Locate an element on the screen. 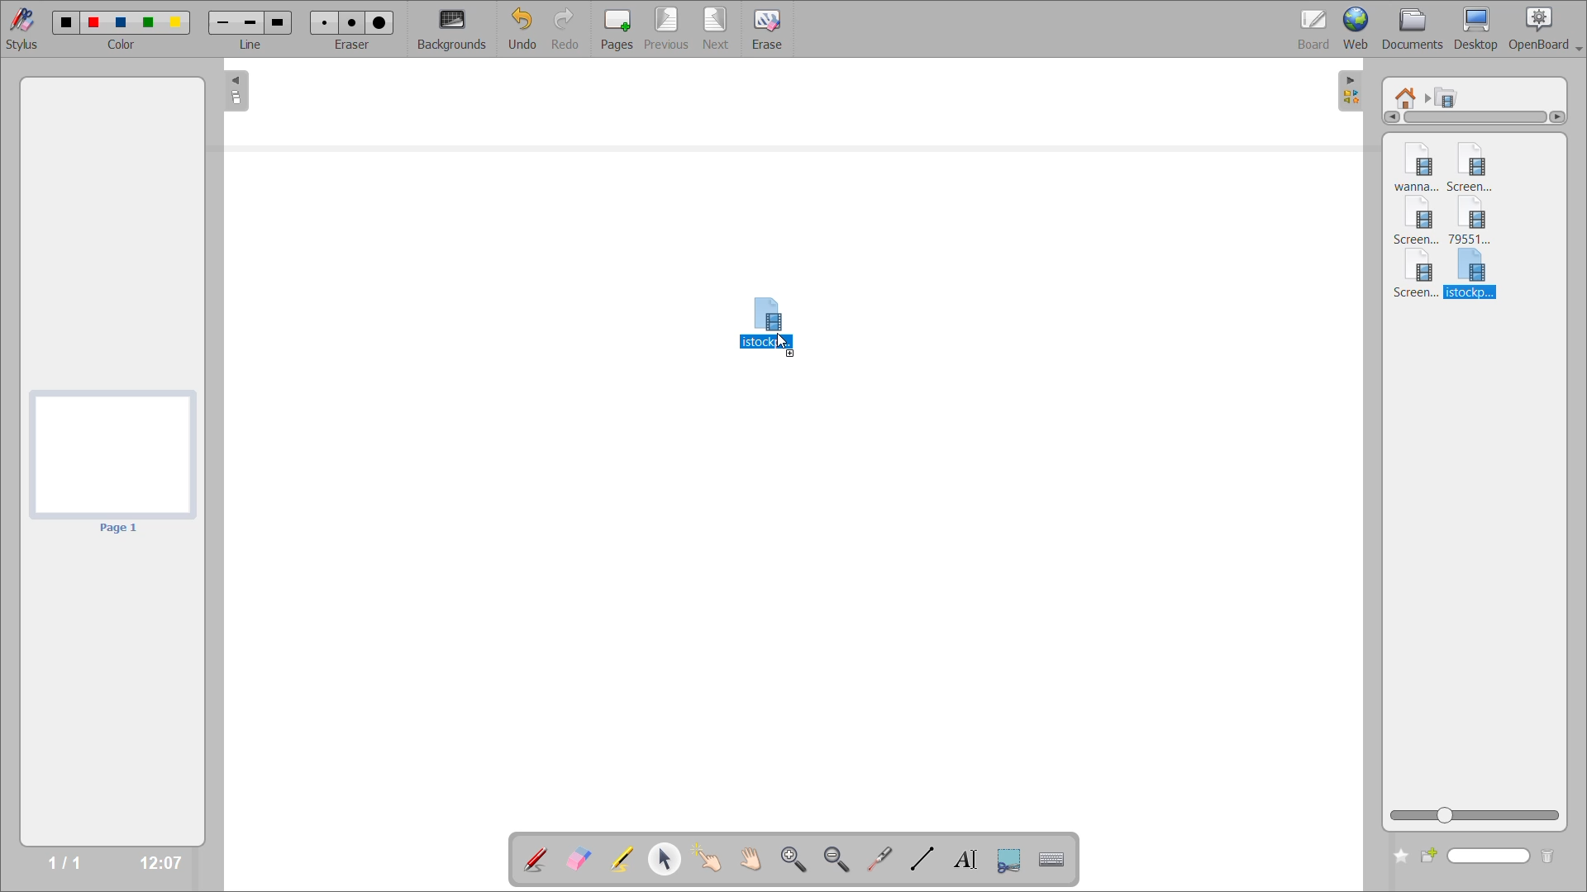  collapse is located at coordinates (234, 93).